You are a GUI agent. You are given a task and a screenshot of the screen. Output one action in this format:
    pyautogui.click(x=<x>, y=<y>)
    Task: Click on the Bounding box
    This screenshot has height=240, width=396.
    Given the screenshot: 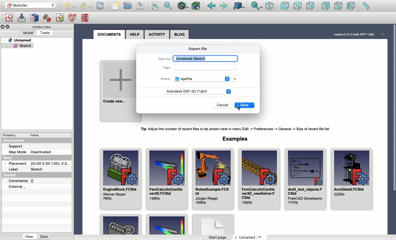 What is the action you would take?
    pyautogui.click(x=197, y=5)
    